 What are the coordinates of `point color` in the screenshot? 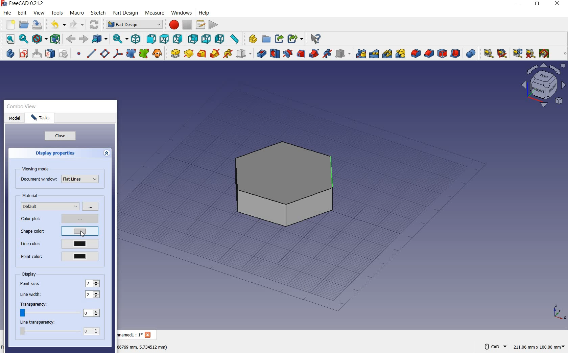 It's located at (31, 257).